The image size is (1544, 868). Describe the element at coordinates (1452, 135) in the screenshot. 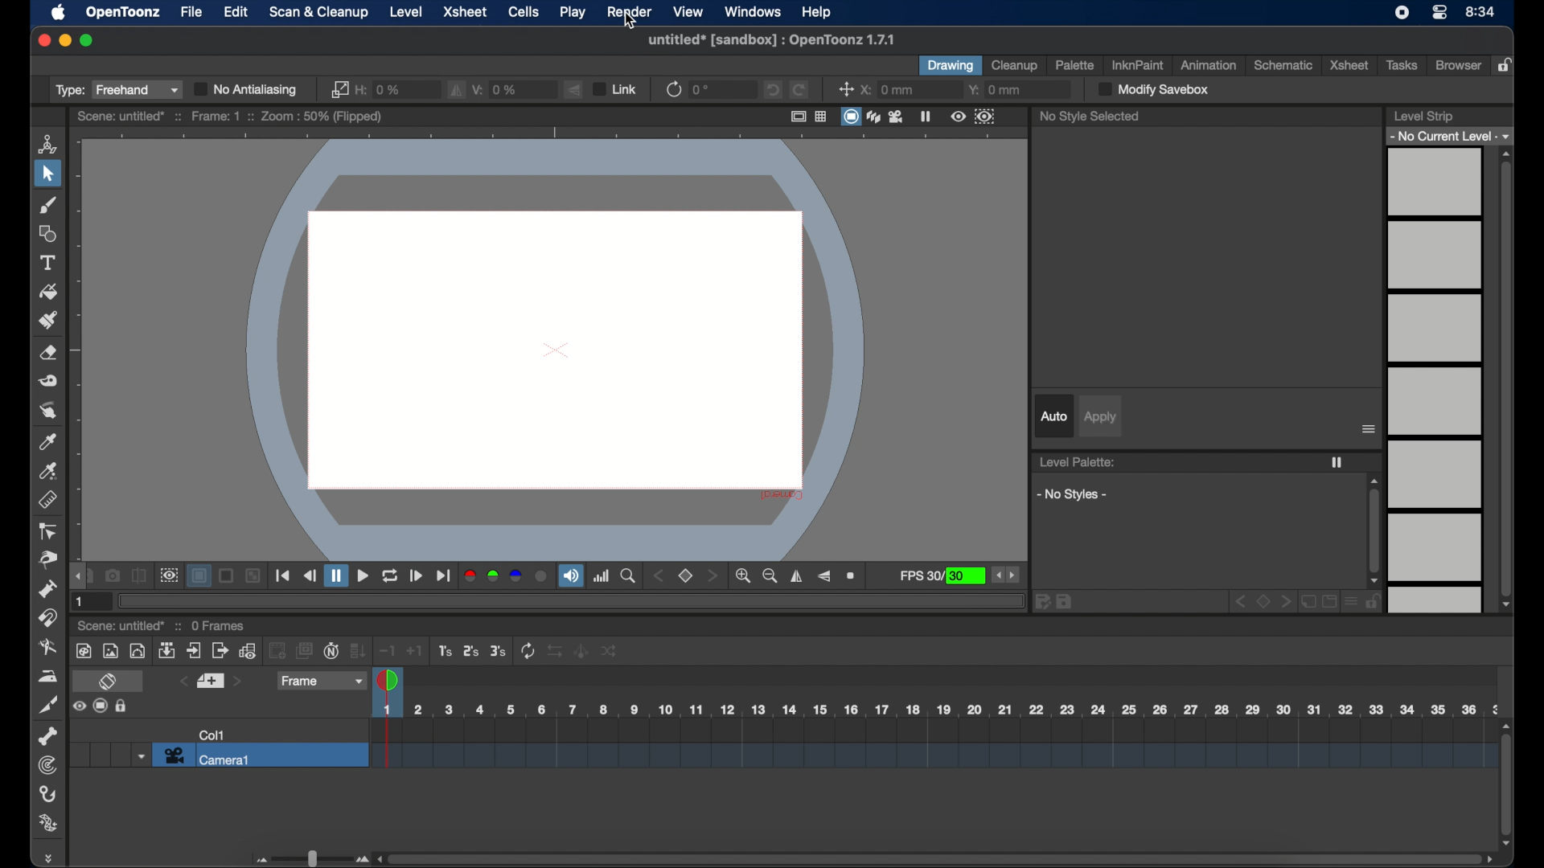

I see `no current level` at that location.